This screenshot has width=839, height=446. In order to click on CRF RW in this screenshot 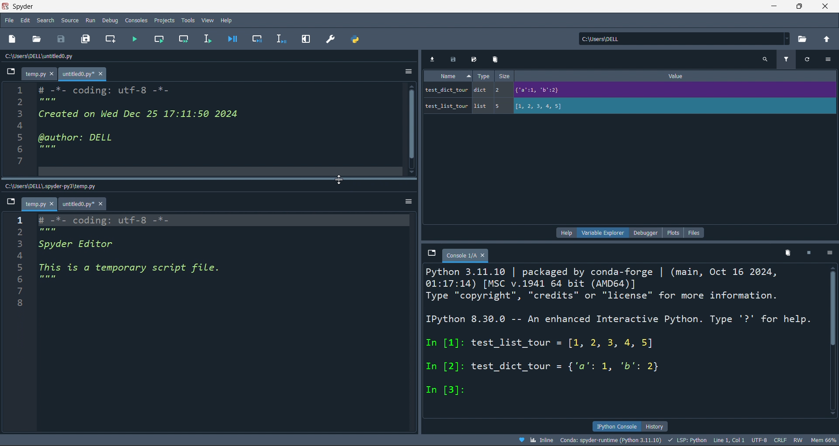, I will do `click(790, 440)`.